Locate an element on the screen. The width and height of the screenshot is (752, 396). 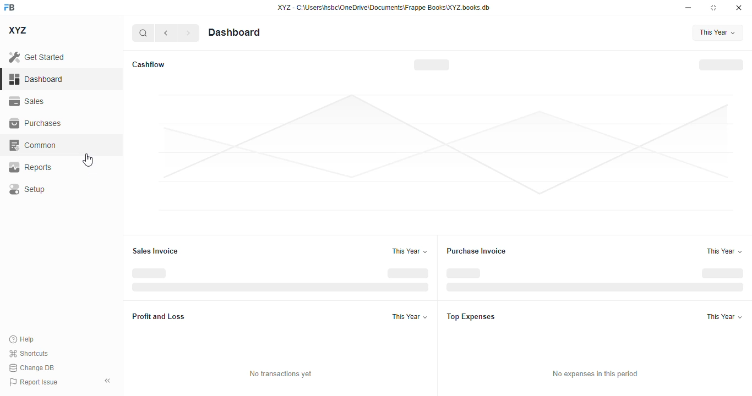
close is located at coordinates (739, 7).